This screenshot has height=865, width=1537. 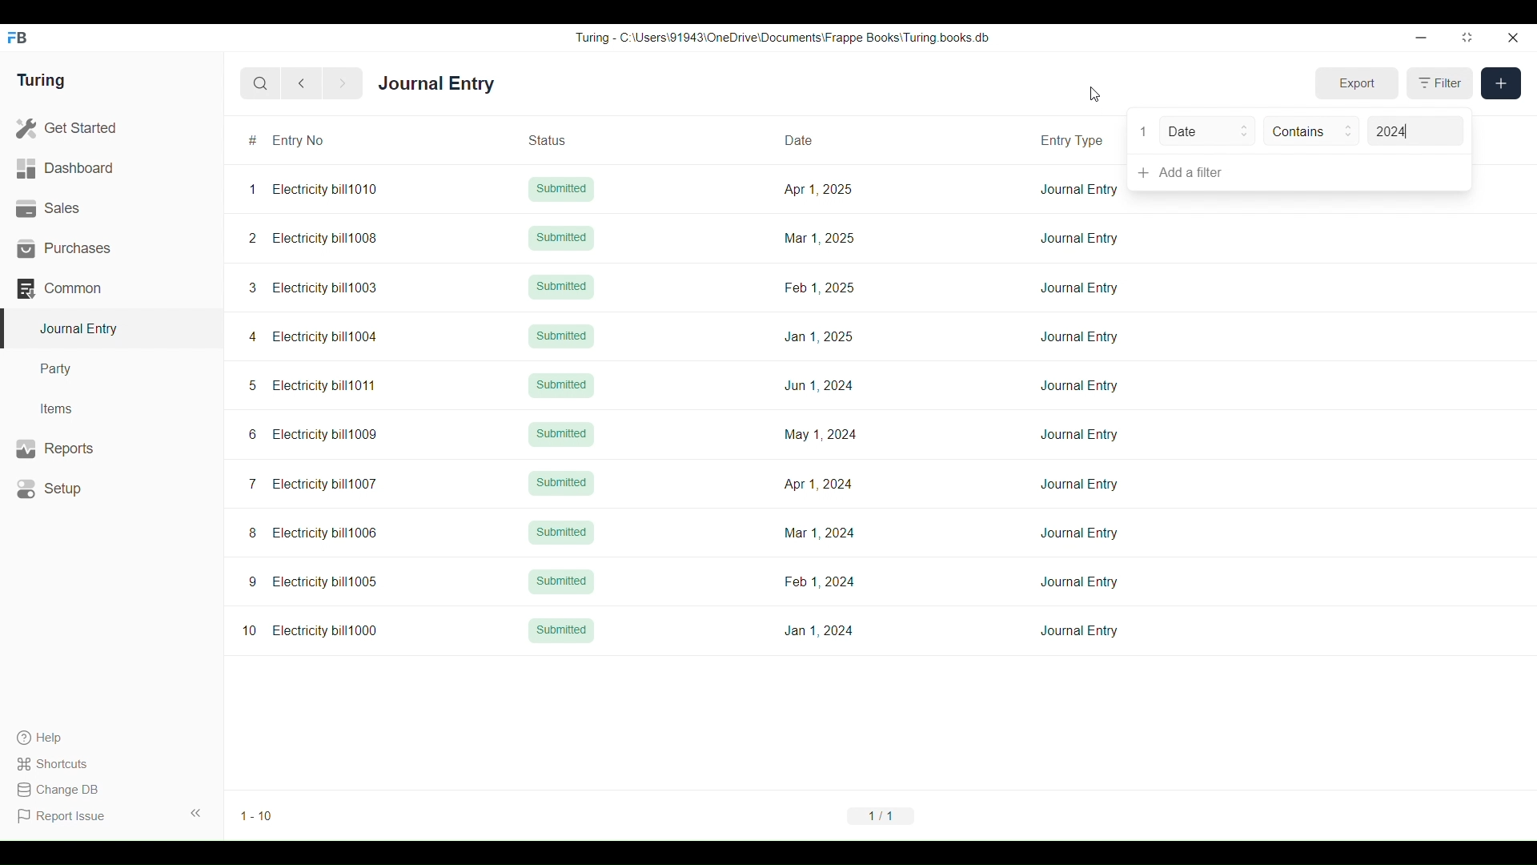 What do you see at coordinates (111, 168) in the screenshot?
I see `Dashboard` at bounding box center [111, 168].